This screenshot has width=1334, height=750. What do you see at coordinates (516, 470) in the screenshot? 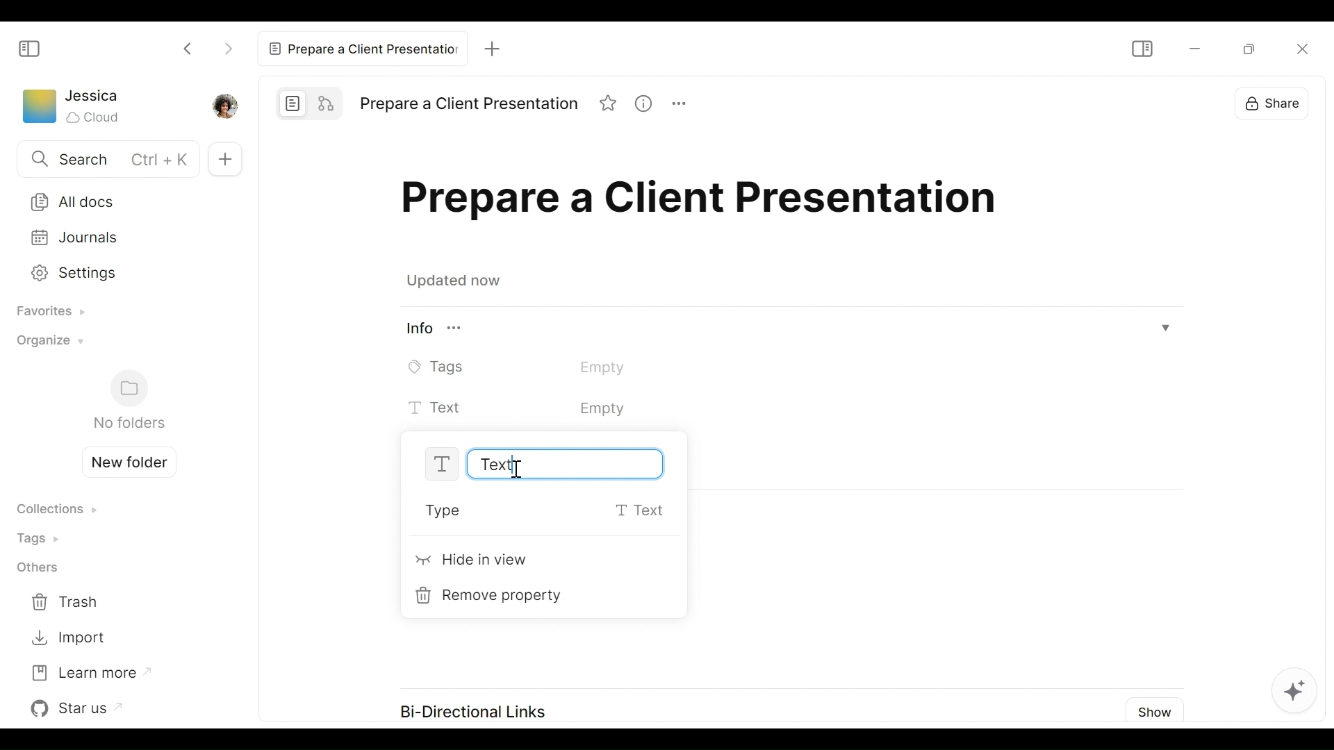
I see `Insertion Cursor` at bounding box center [516, 470].